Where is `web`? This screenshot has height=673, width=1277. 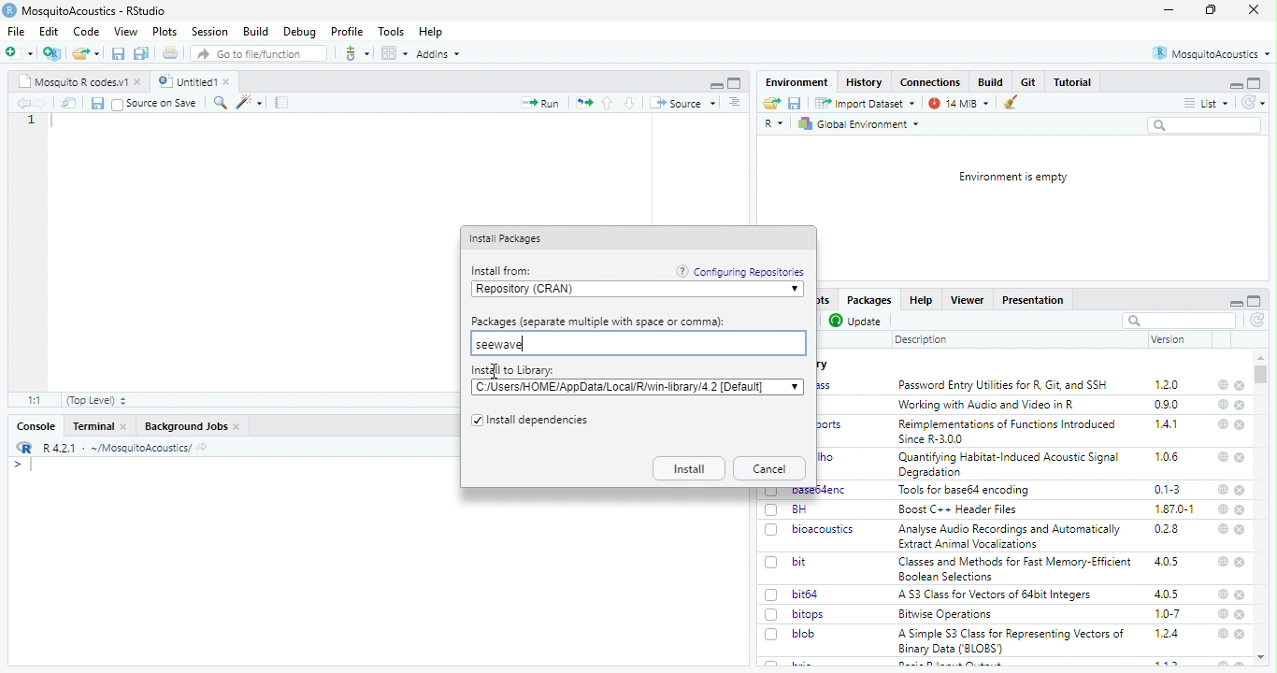 web is located at coordinates (1224, 634).